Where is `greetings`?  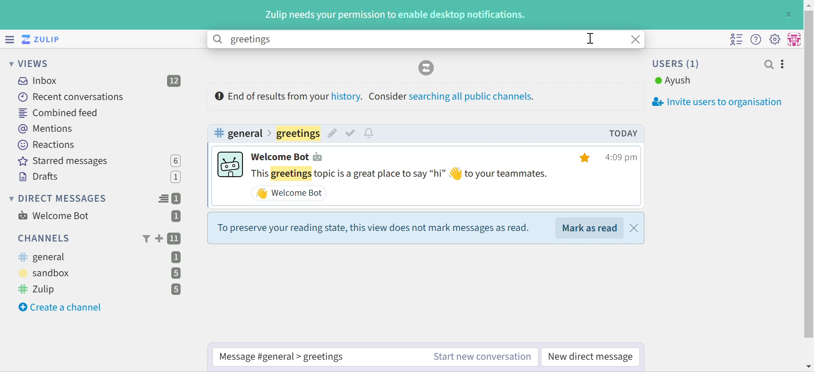
greetings is located at coordinates (298, 133).